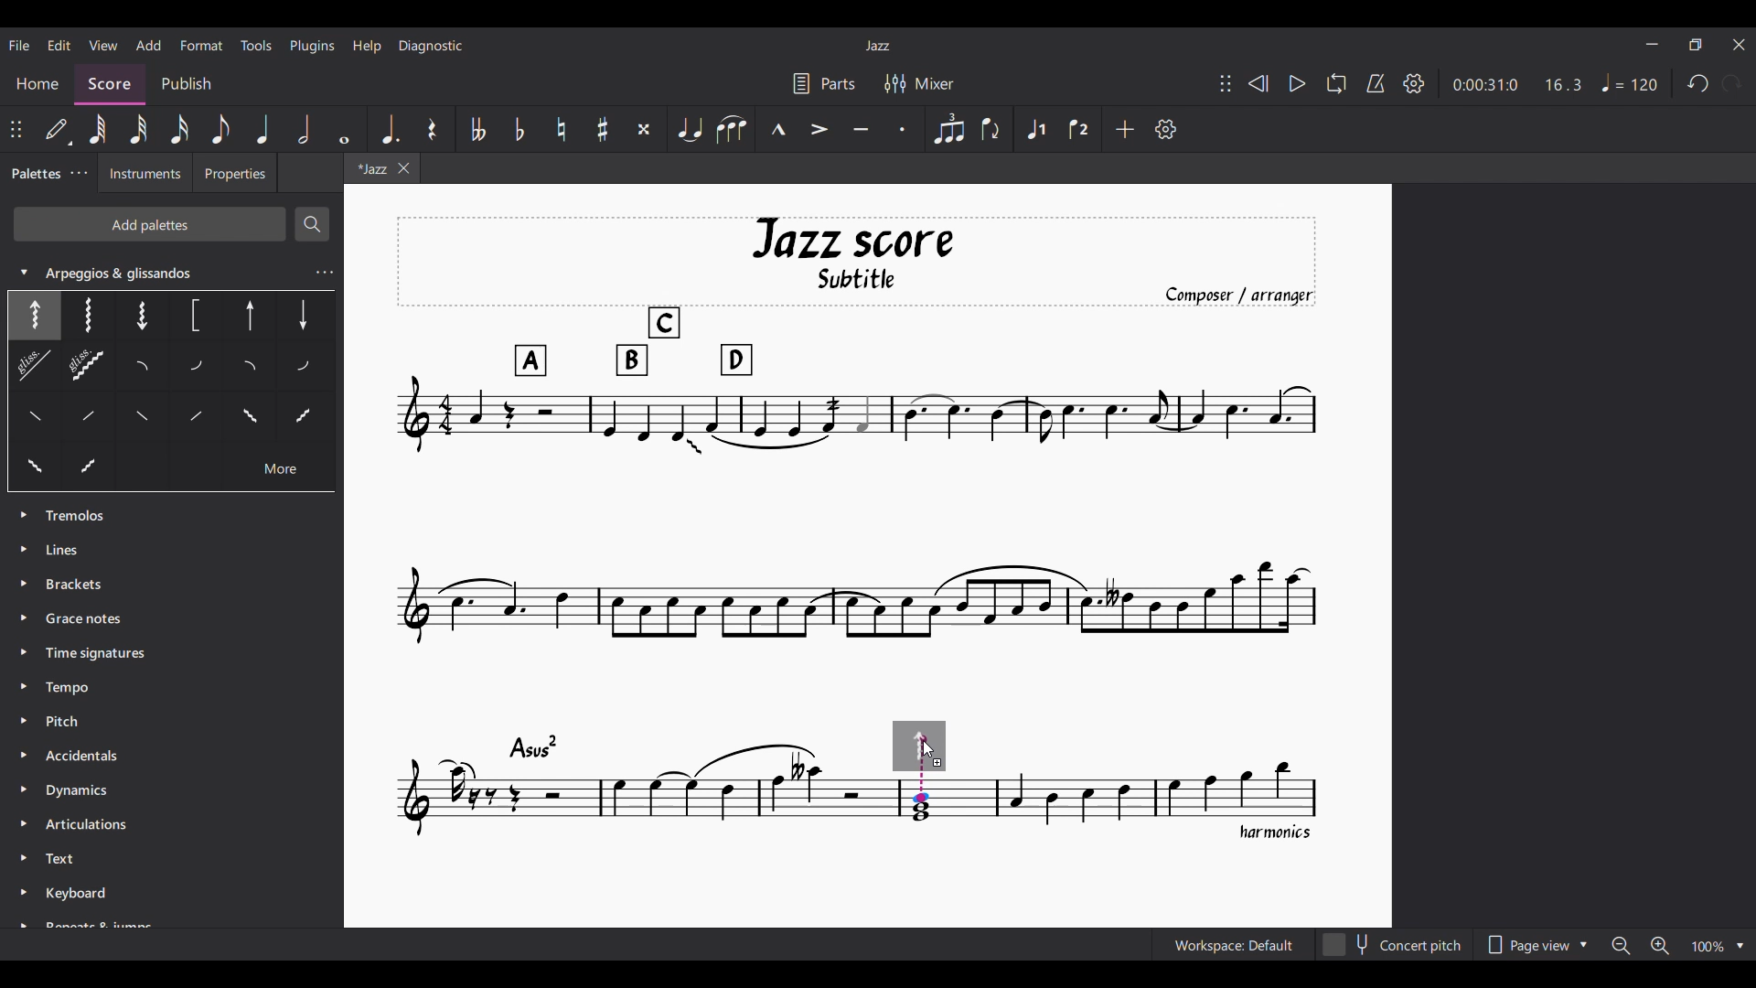 The height and width of the screenshot is (988, 1756). What do you see at coordinates (304, 128) in the screenshot?
I see `Half note` at bounding box center [304, 128].